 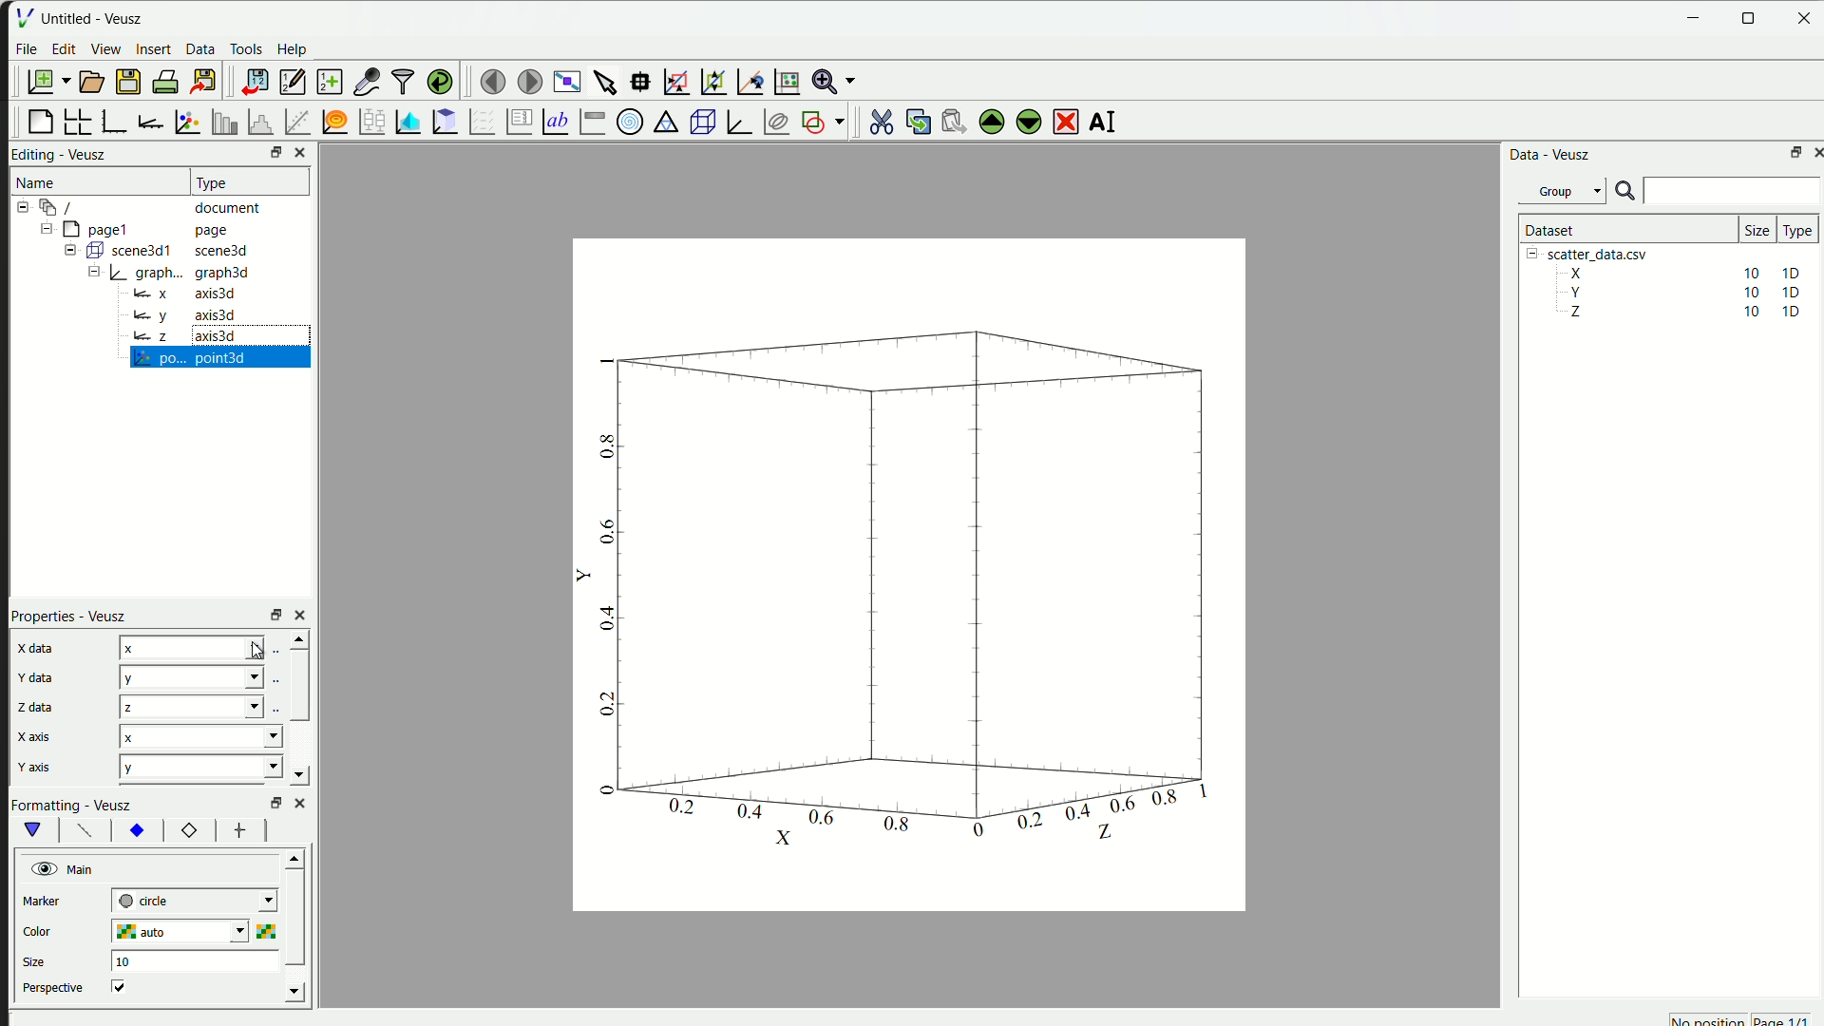 I want to click on print document, so click(x=165, y=82).